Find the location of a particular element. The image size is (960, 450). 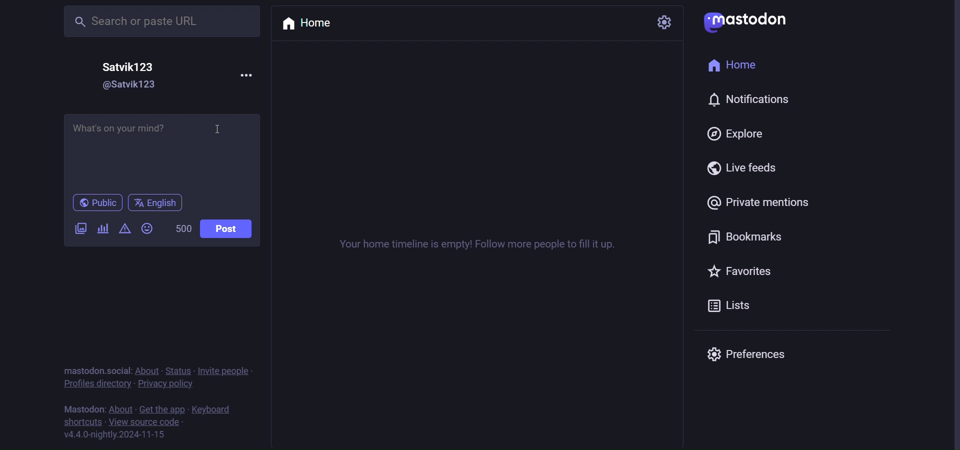

about is located at coordinates (121, 410).